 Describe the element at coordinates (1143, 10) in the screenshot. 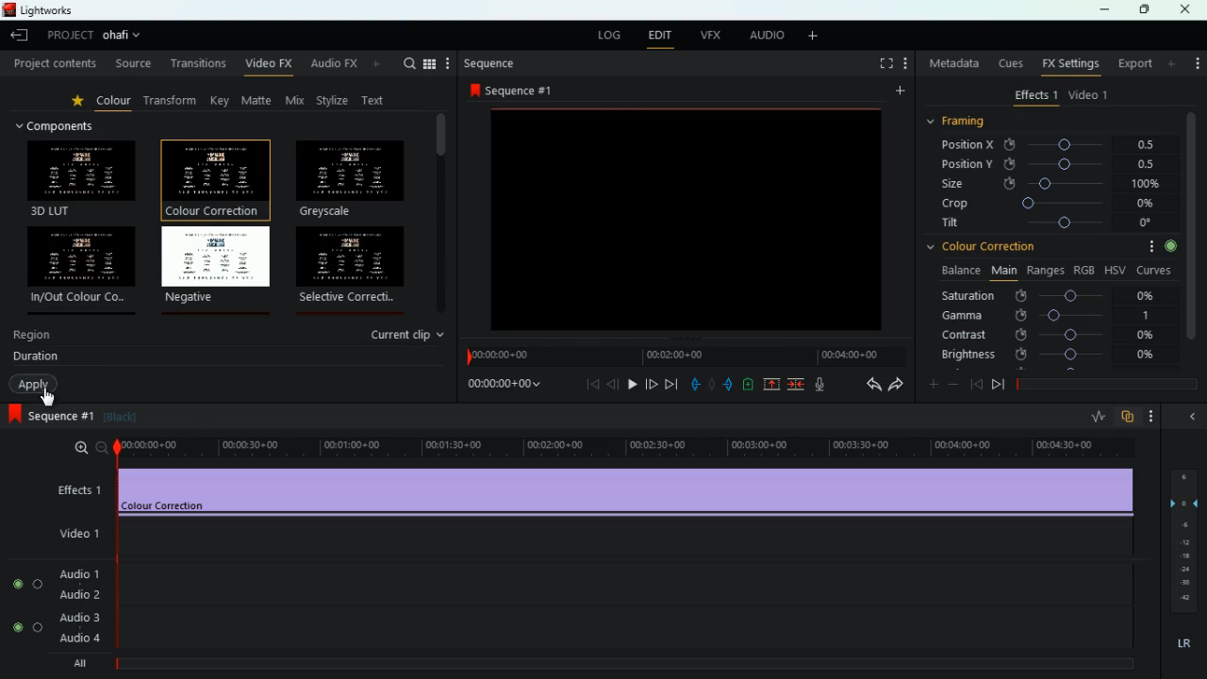

I see `maximize` at that location.